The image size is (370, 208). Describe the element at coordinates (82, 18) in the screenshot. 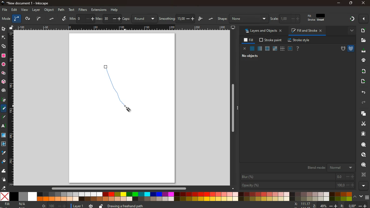

I see `min` at that location.